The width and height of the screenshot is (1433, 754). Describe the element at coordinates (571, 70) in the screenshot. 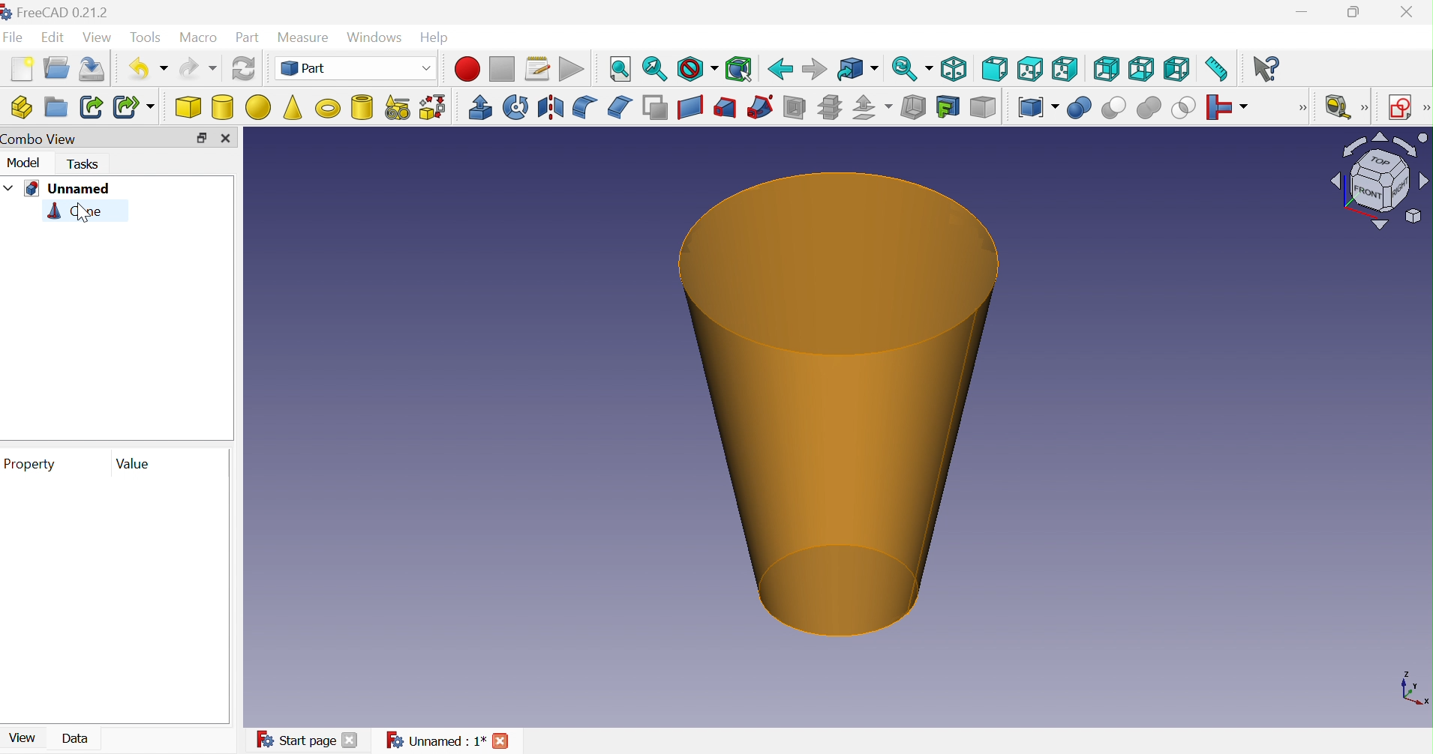

I see `Execute macro` at that location.